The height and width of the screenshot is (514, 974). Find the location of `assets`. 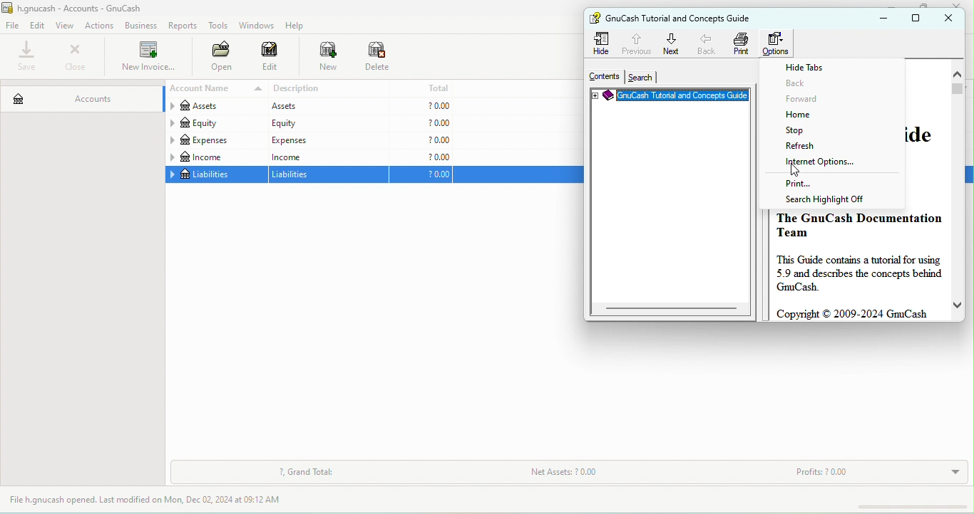

assets is located at coordinates (325, 107).